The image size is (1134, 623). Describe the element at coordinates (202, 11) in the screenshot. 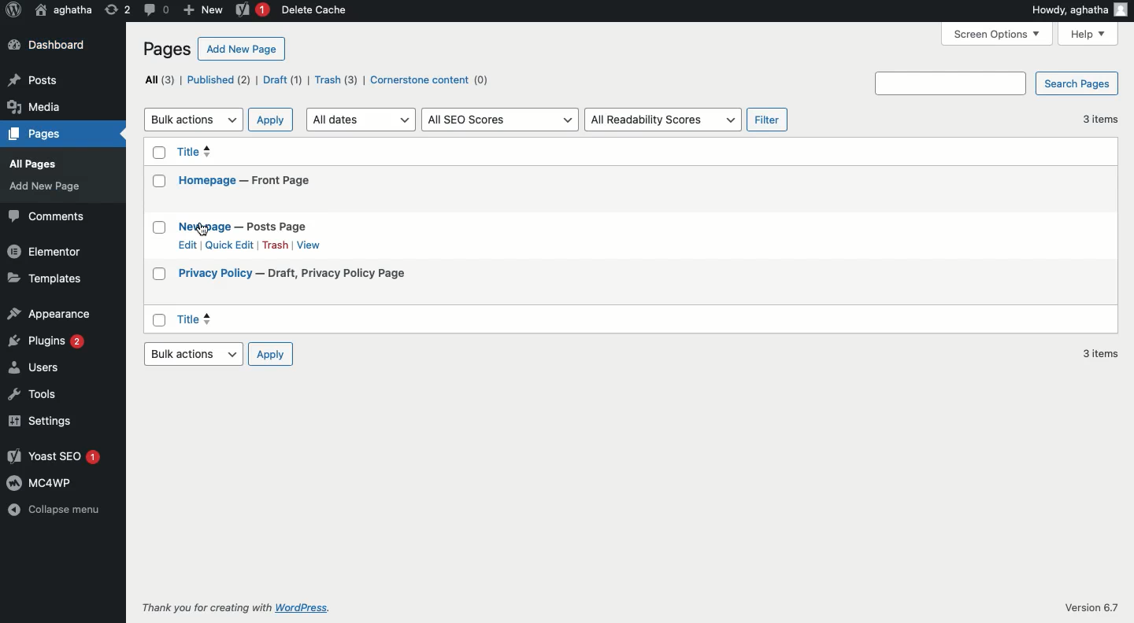

I see `New` at that location.